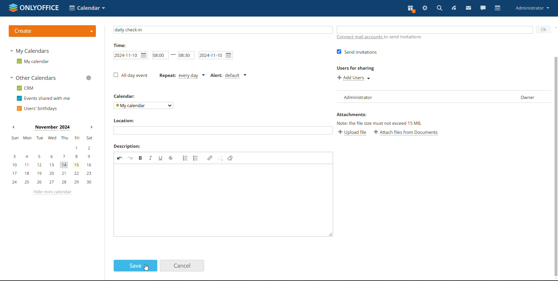 Image resolution: width=558 pixels, height=281 pixels. I want to click on location:, so click(130, 120).